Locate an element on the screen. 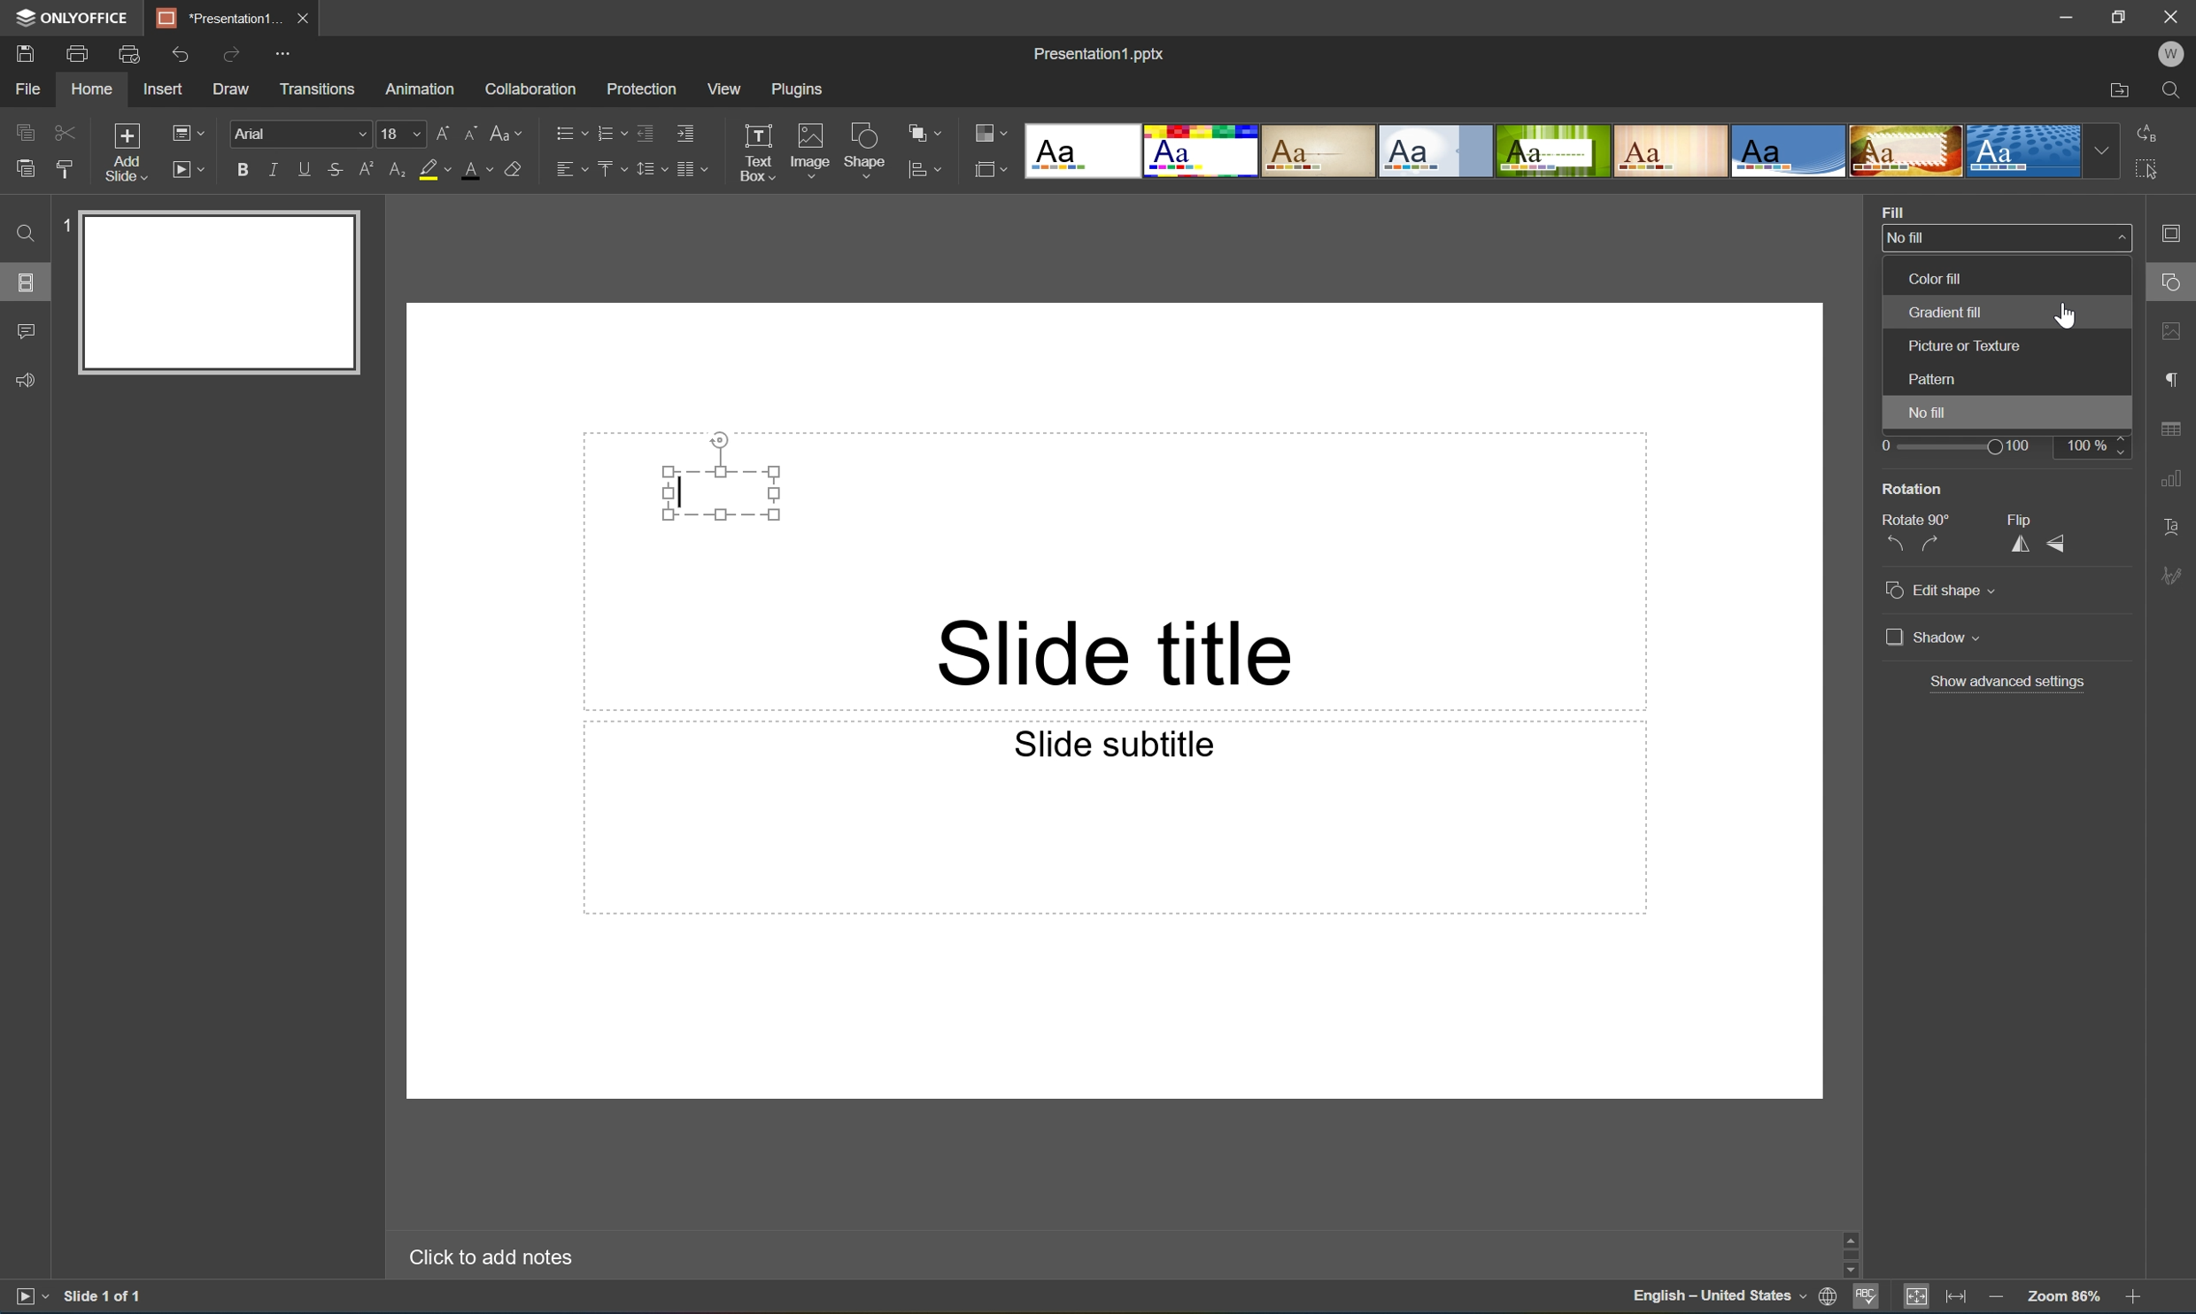  Scroll Bar is located at coordinates (2129, 1250).